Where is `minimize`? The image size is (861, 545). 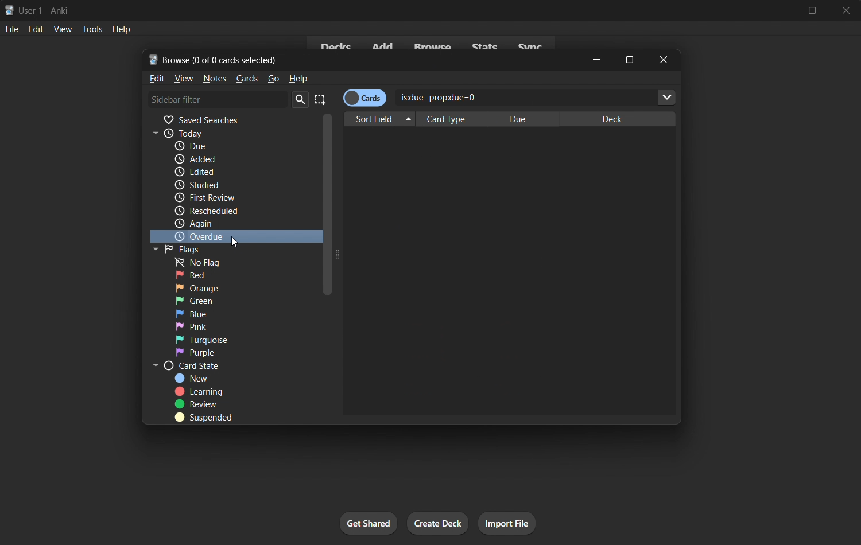 minimize is located at coordinates (782, 10).